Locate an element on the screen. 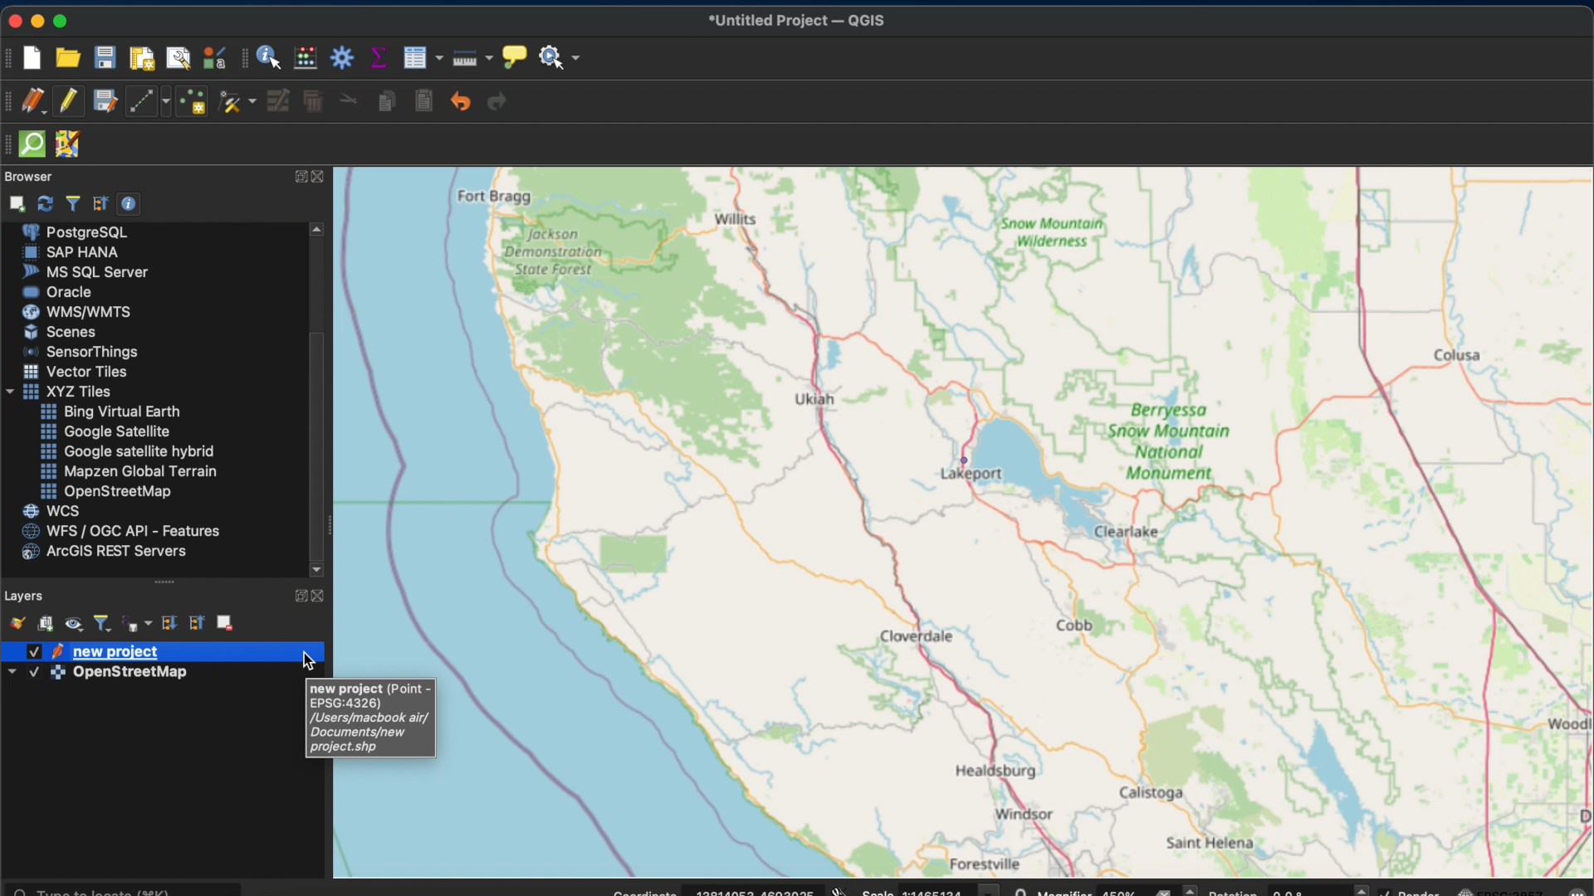 The image size is (1594, 896). expand is located at coordinates (298, 596).